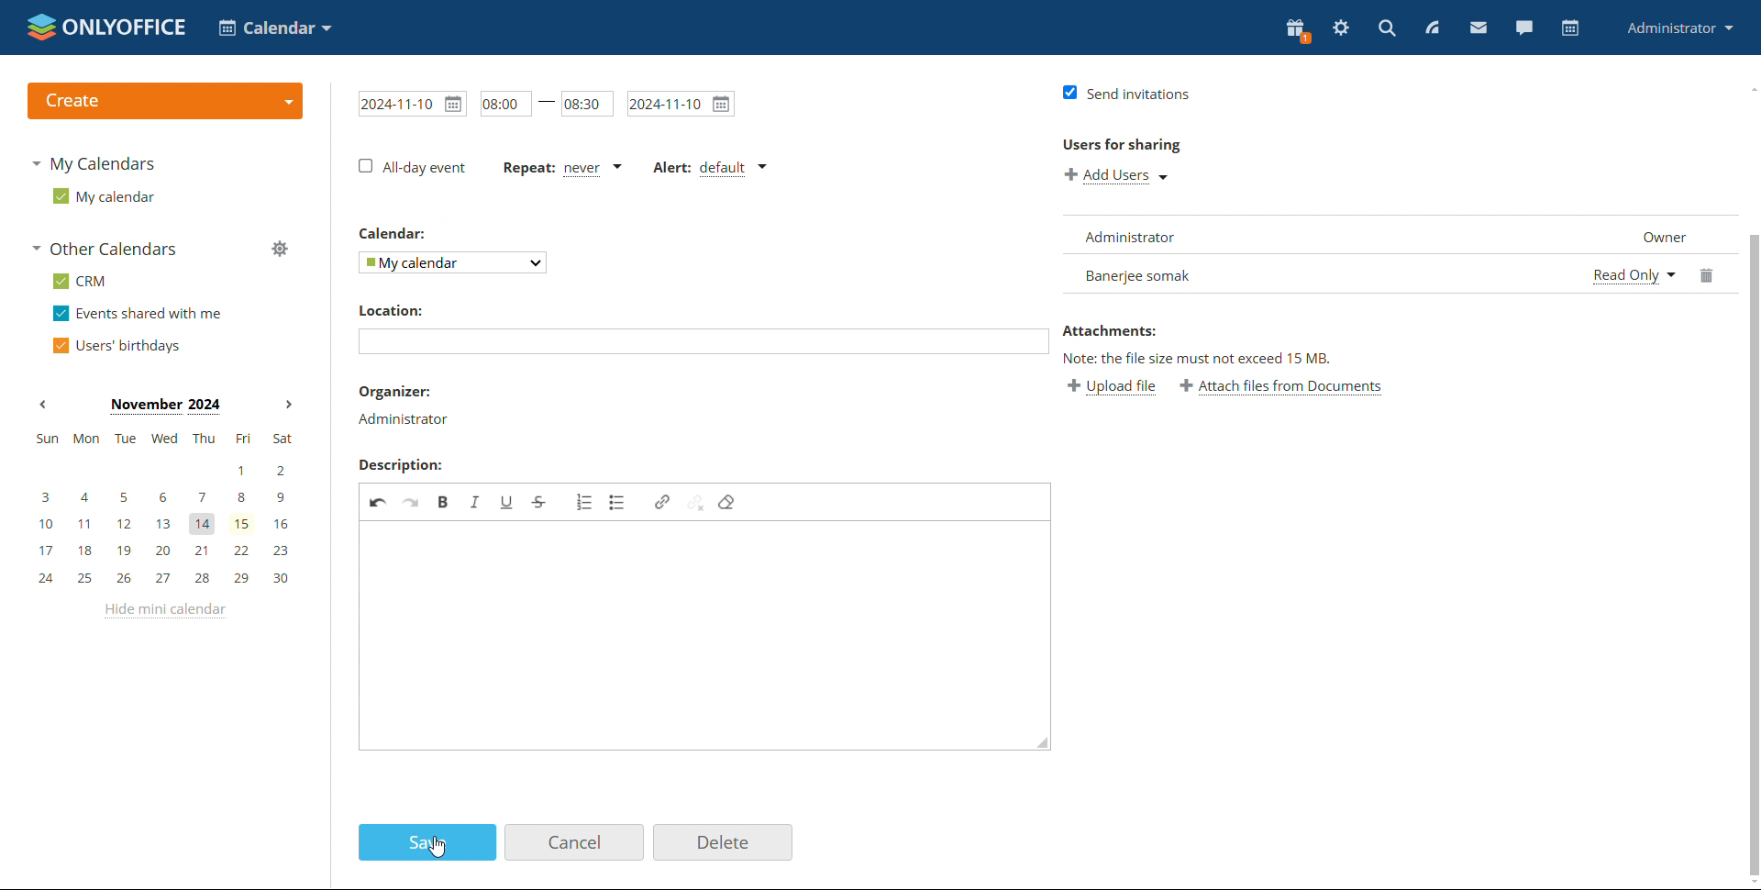 This screenshot has width=1761, height=890. Describe the element at coordinates (378, 504) in the screenshot. I see `undo` at that location.